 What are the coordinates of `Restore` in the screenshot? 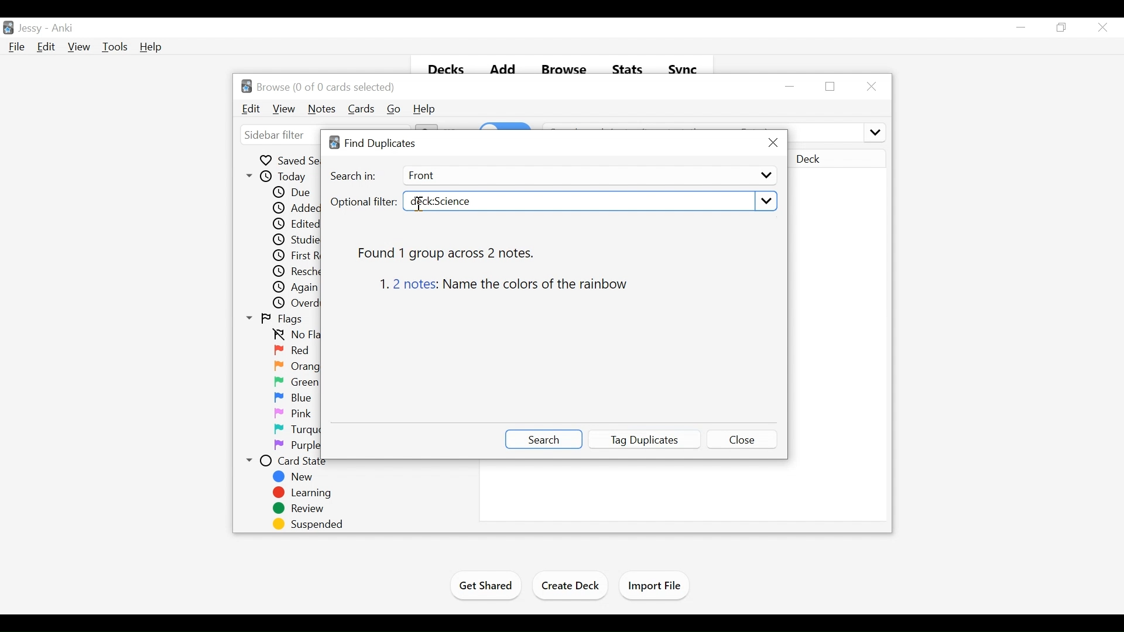 It's located at (1061, 27).